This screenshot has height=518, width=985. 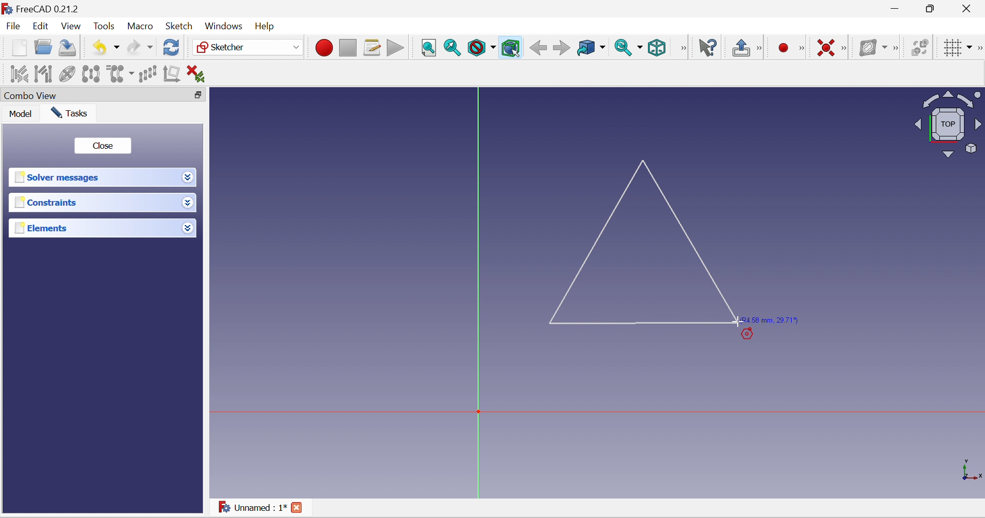 I want to click on Tasks, so click(x=69, y=113).